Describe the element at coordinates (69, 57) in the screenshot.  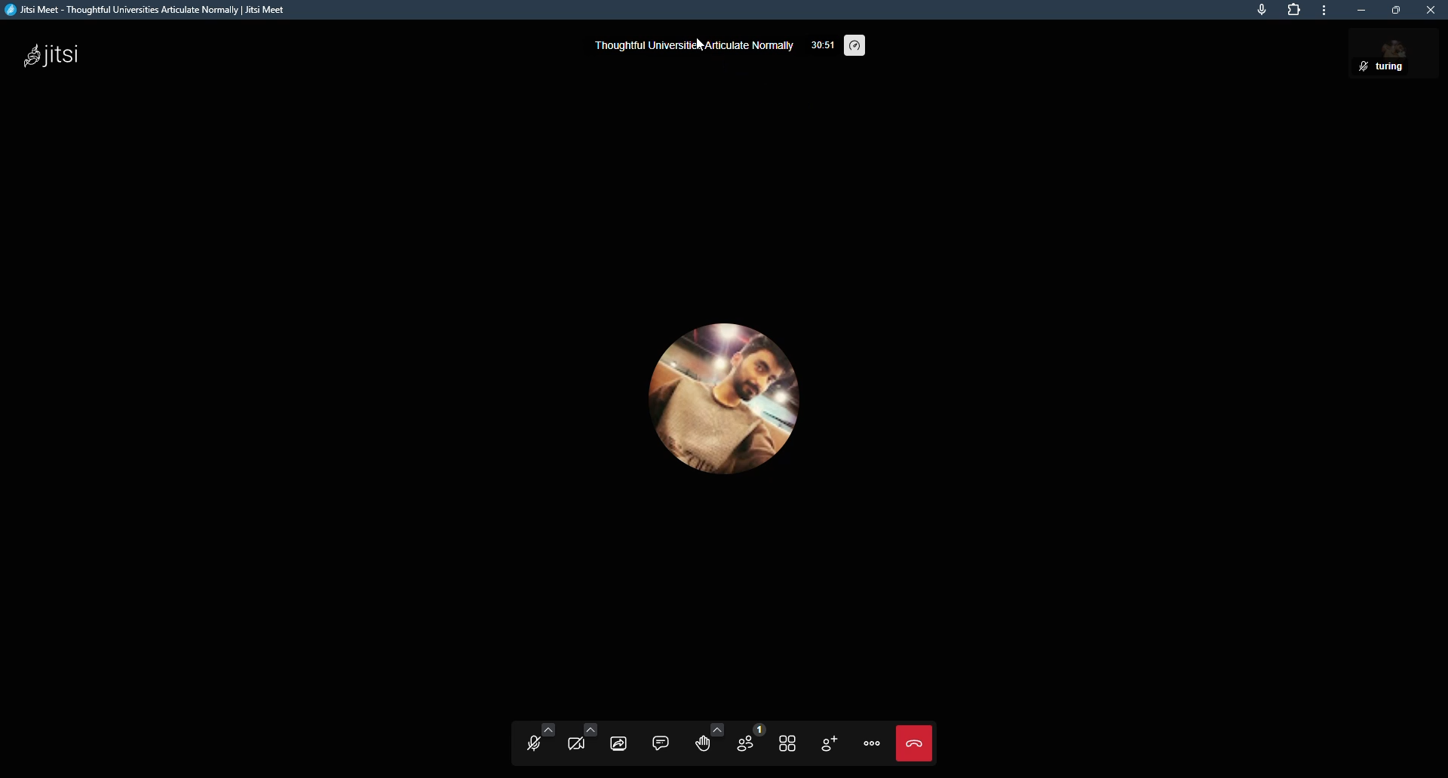
I see `jitsi` at that location.